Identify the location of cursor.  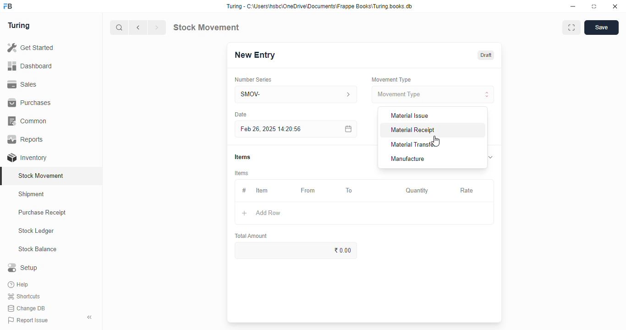
(435, 141).